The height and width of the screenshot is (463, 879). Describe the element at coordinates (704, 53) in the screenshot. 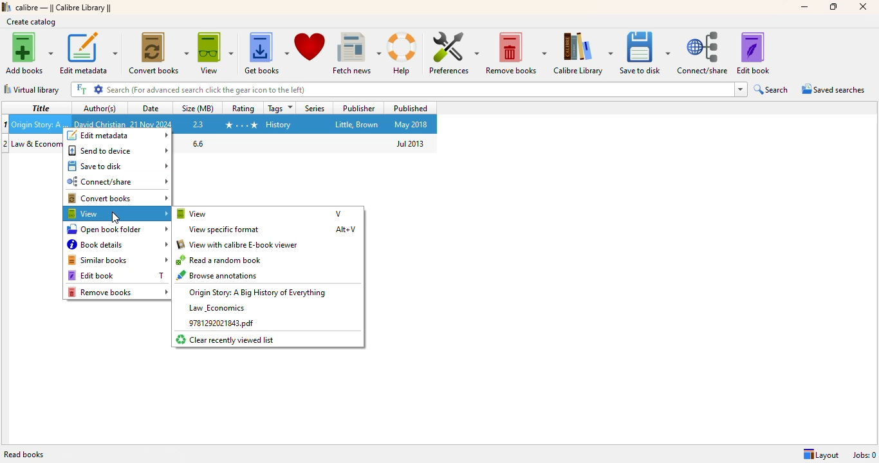

I see `connect/share` at that location.